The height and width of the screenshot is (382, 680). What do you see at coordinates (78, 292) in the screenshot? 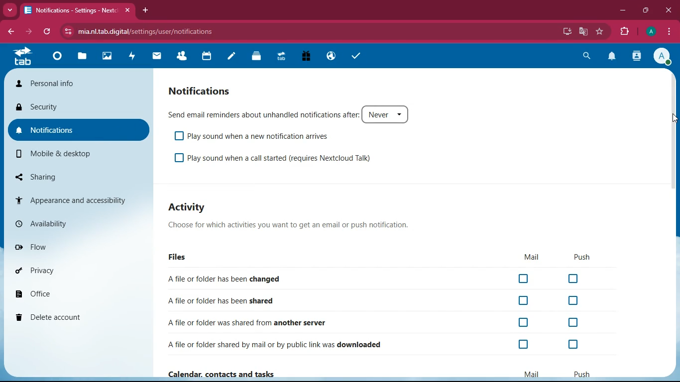
I see `office` at bounding box center [78, 292].